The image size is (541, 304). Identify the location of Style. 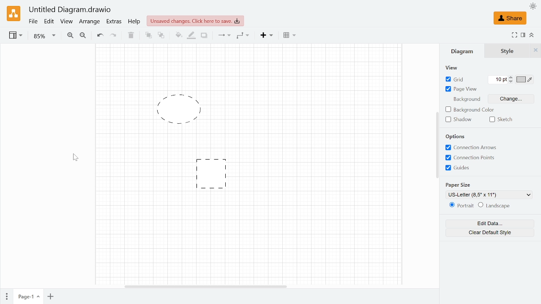
(508, 51).